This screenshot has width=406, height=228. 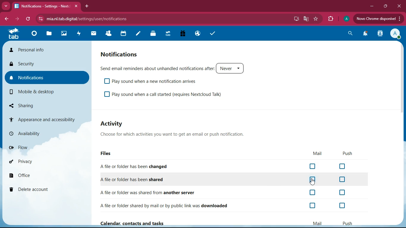 What do you see at coordinates (152, 192) in the screenshot?
I see `another server` at bounding box center [152, 192].